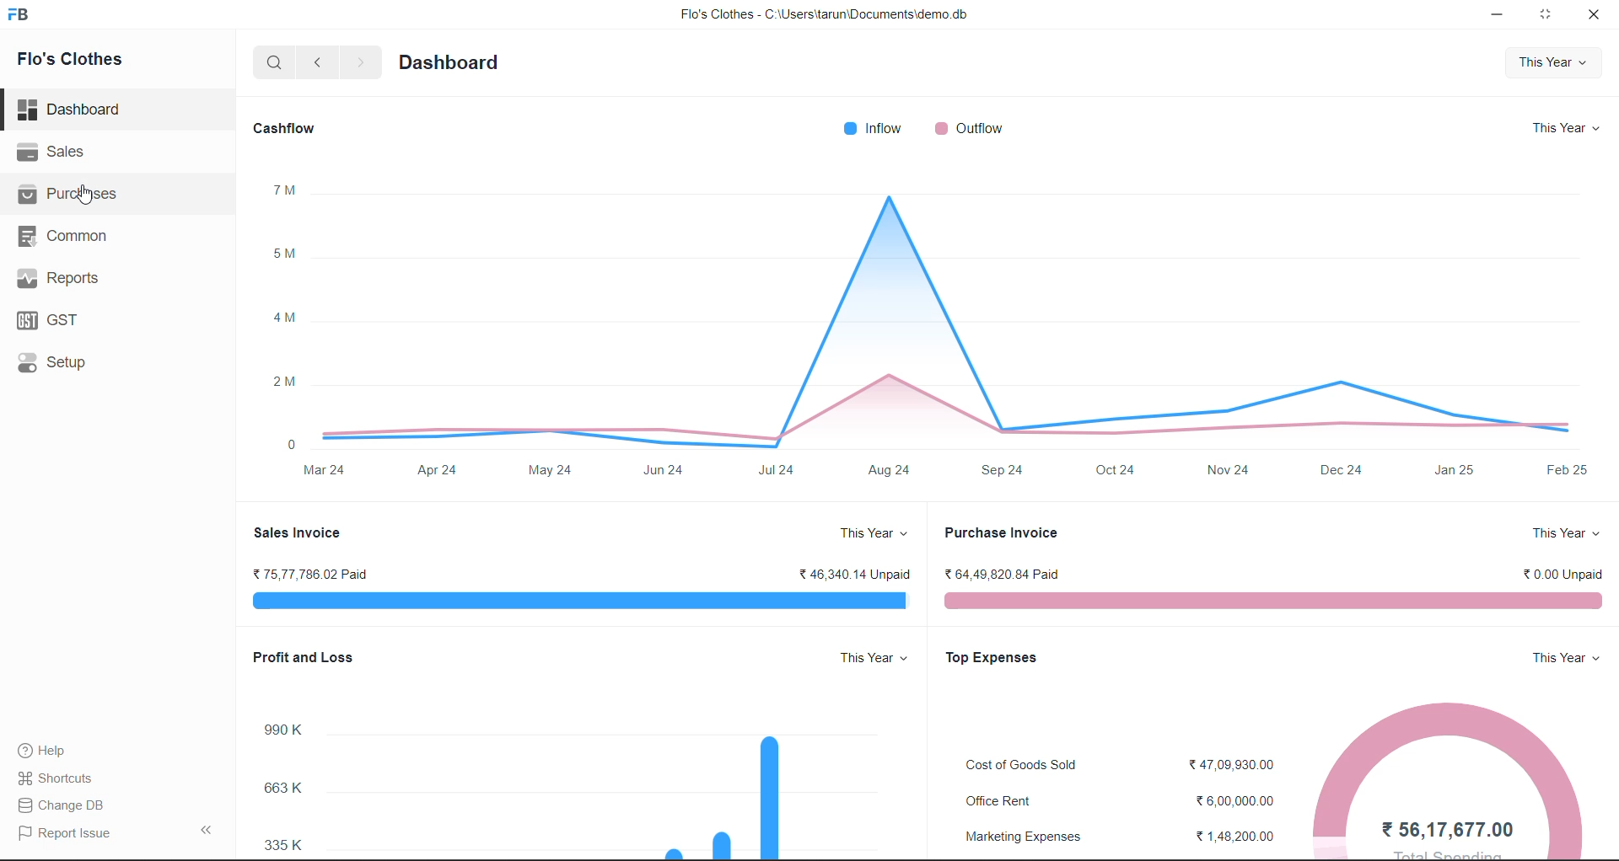  Describe the element at coordinates (288, 384) in the screenshot. I see `2M` at that location.